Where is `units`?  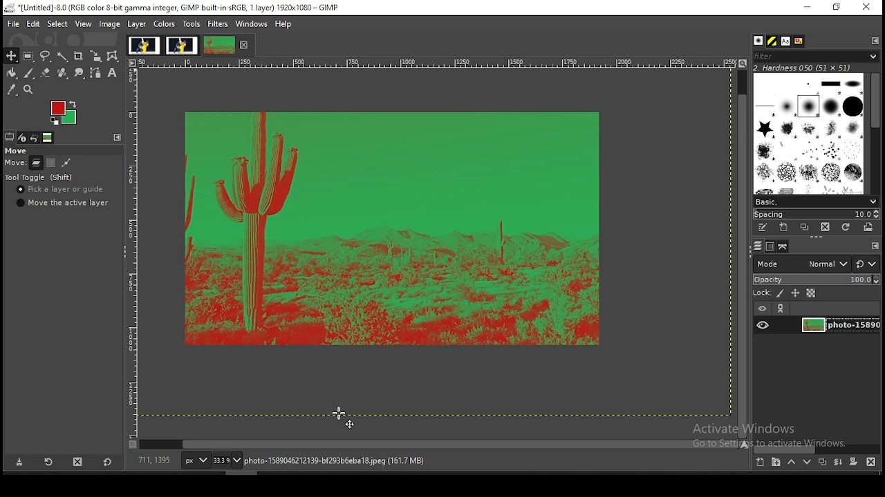
units is located at coordinates (194, 460).